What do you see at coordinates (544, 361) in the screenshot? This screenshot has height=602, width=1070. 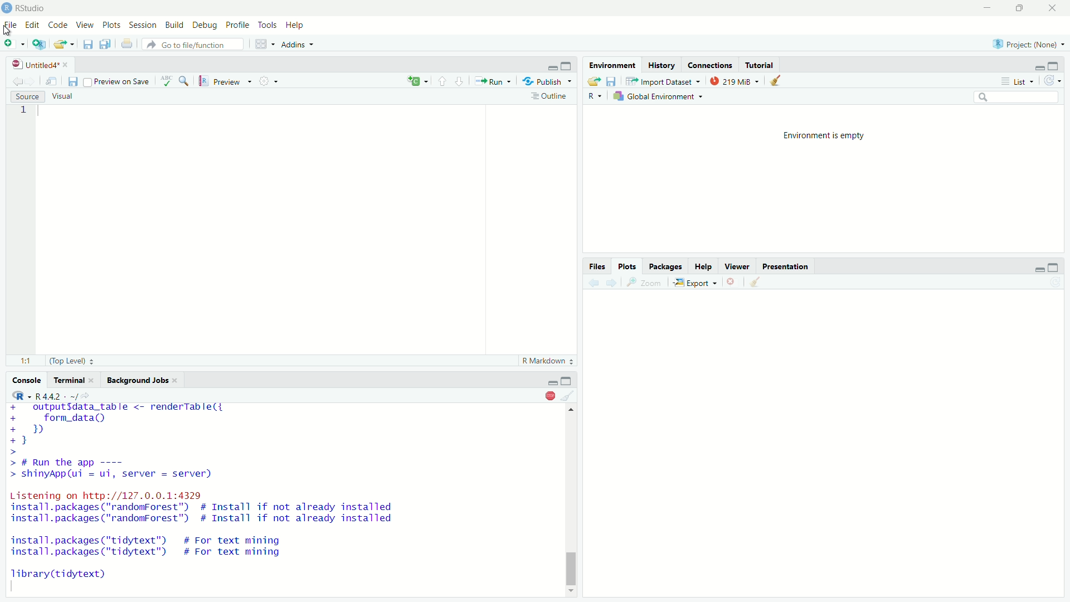 I see `markdown` at bounding box center [544, 361].